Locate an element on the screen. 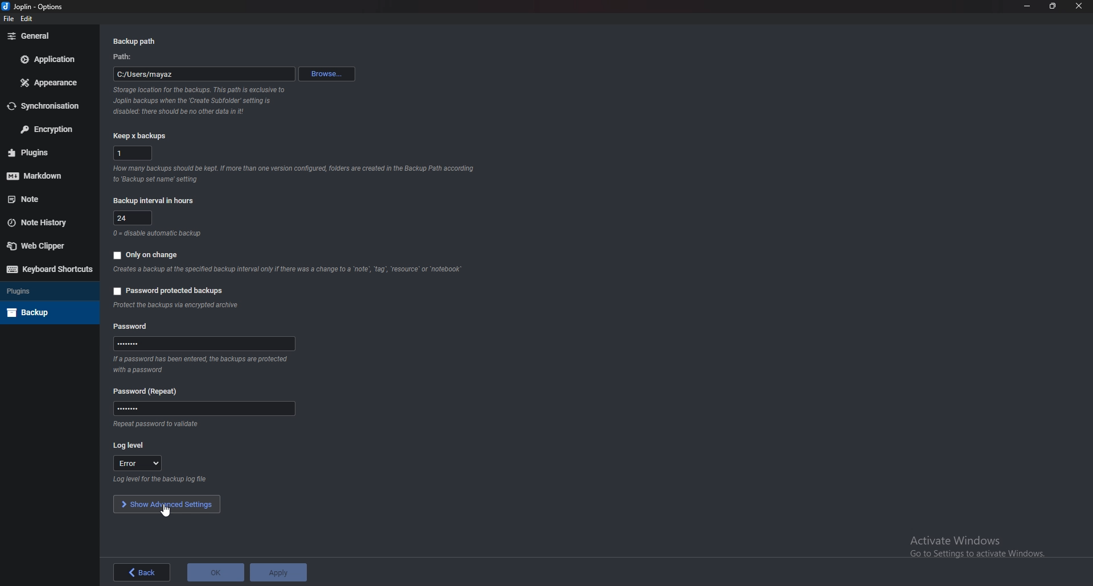 This screenshot has width=1093, height=586. General is located at coordinates (47, 36).